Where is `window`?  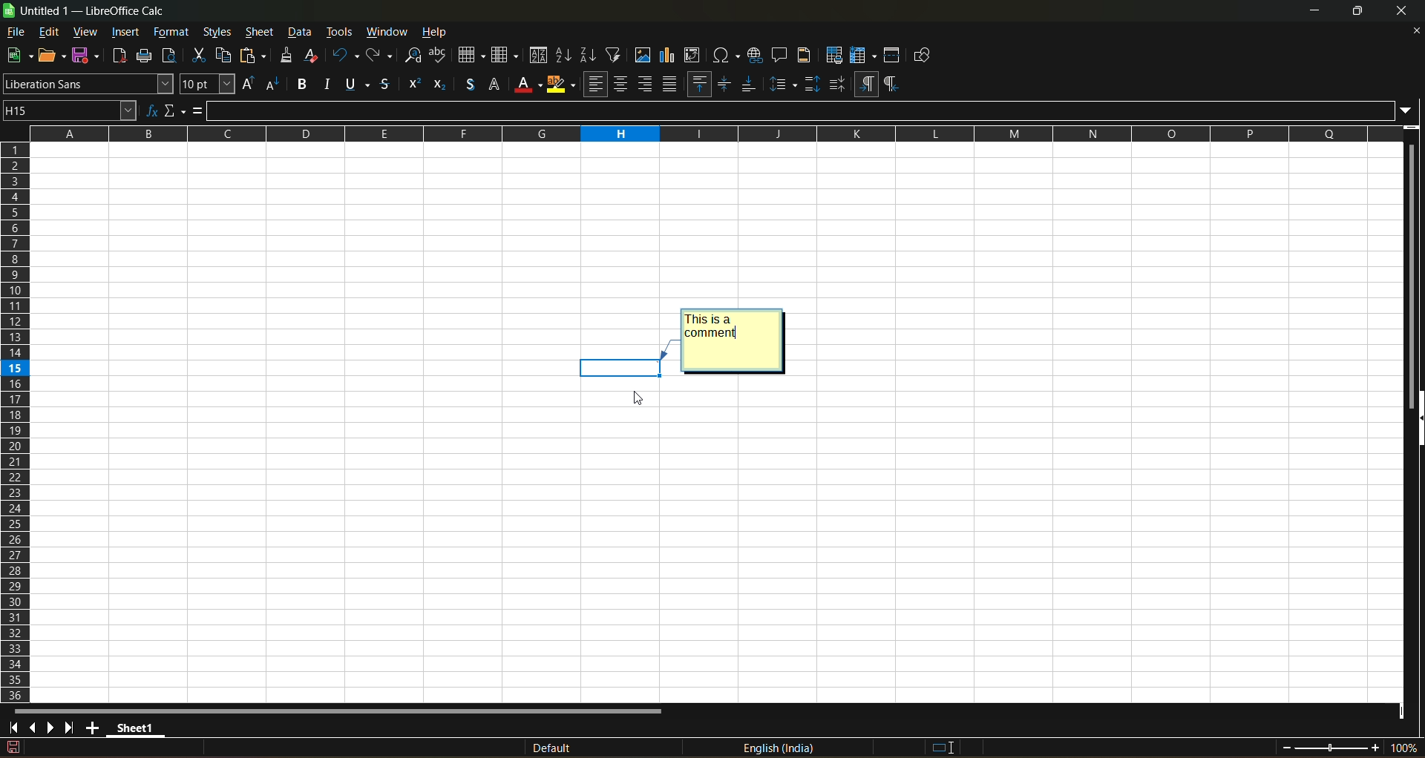 window is located at coordinates (388, 33).